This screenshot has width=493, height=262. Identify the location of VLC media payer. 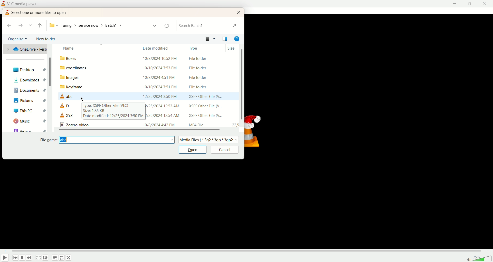
(24, 3).